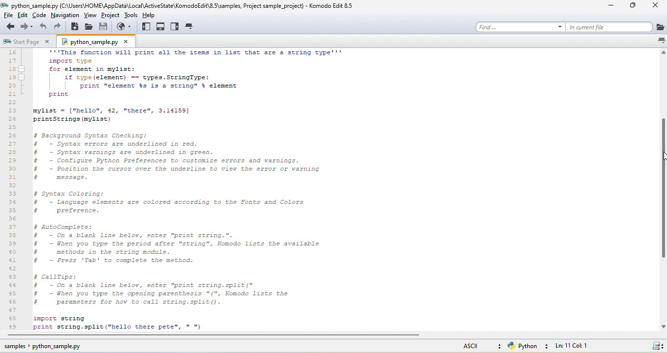 This screenshot has height=353, width=667. Describe the element at coordinates (5, 5) in the screenshot. I see `app icon` at that location.